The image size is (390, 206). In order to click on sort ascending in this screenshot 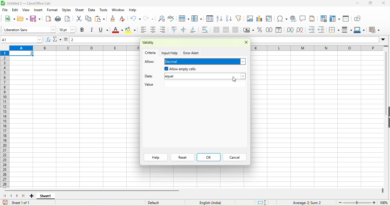, I will do `click(220, 19)`.